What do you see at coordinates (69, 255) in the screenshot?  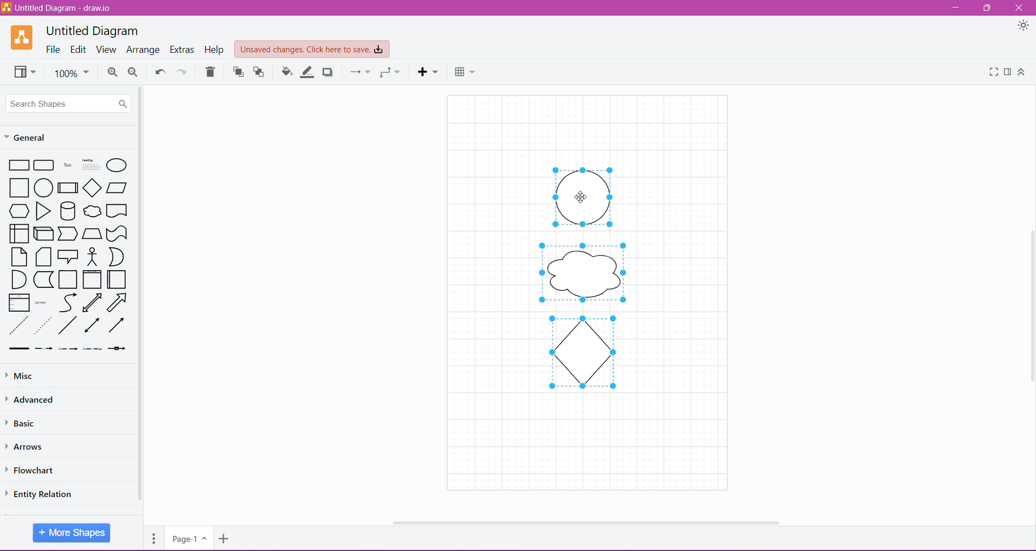 I see `Available shapes in General` at bounding box center [69, 255].